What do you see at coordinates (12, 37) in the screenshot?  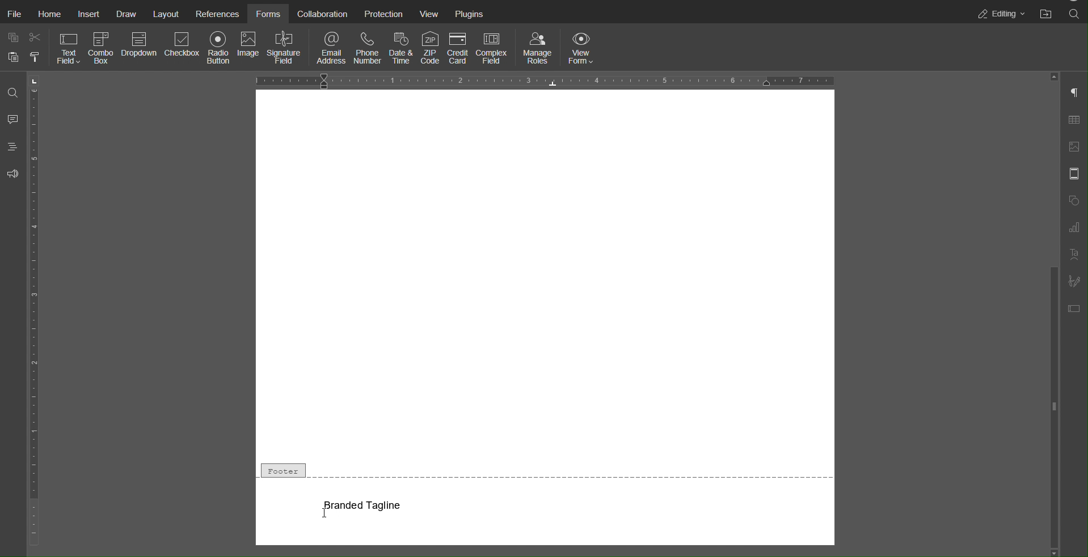 I see `copy` at bounding box center [12, 37].